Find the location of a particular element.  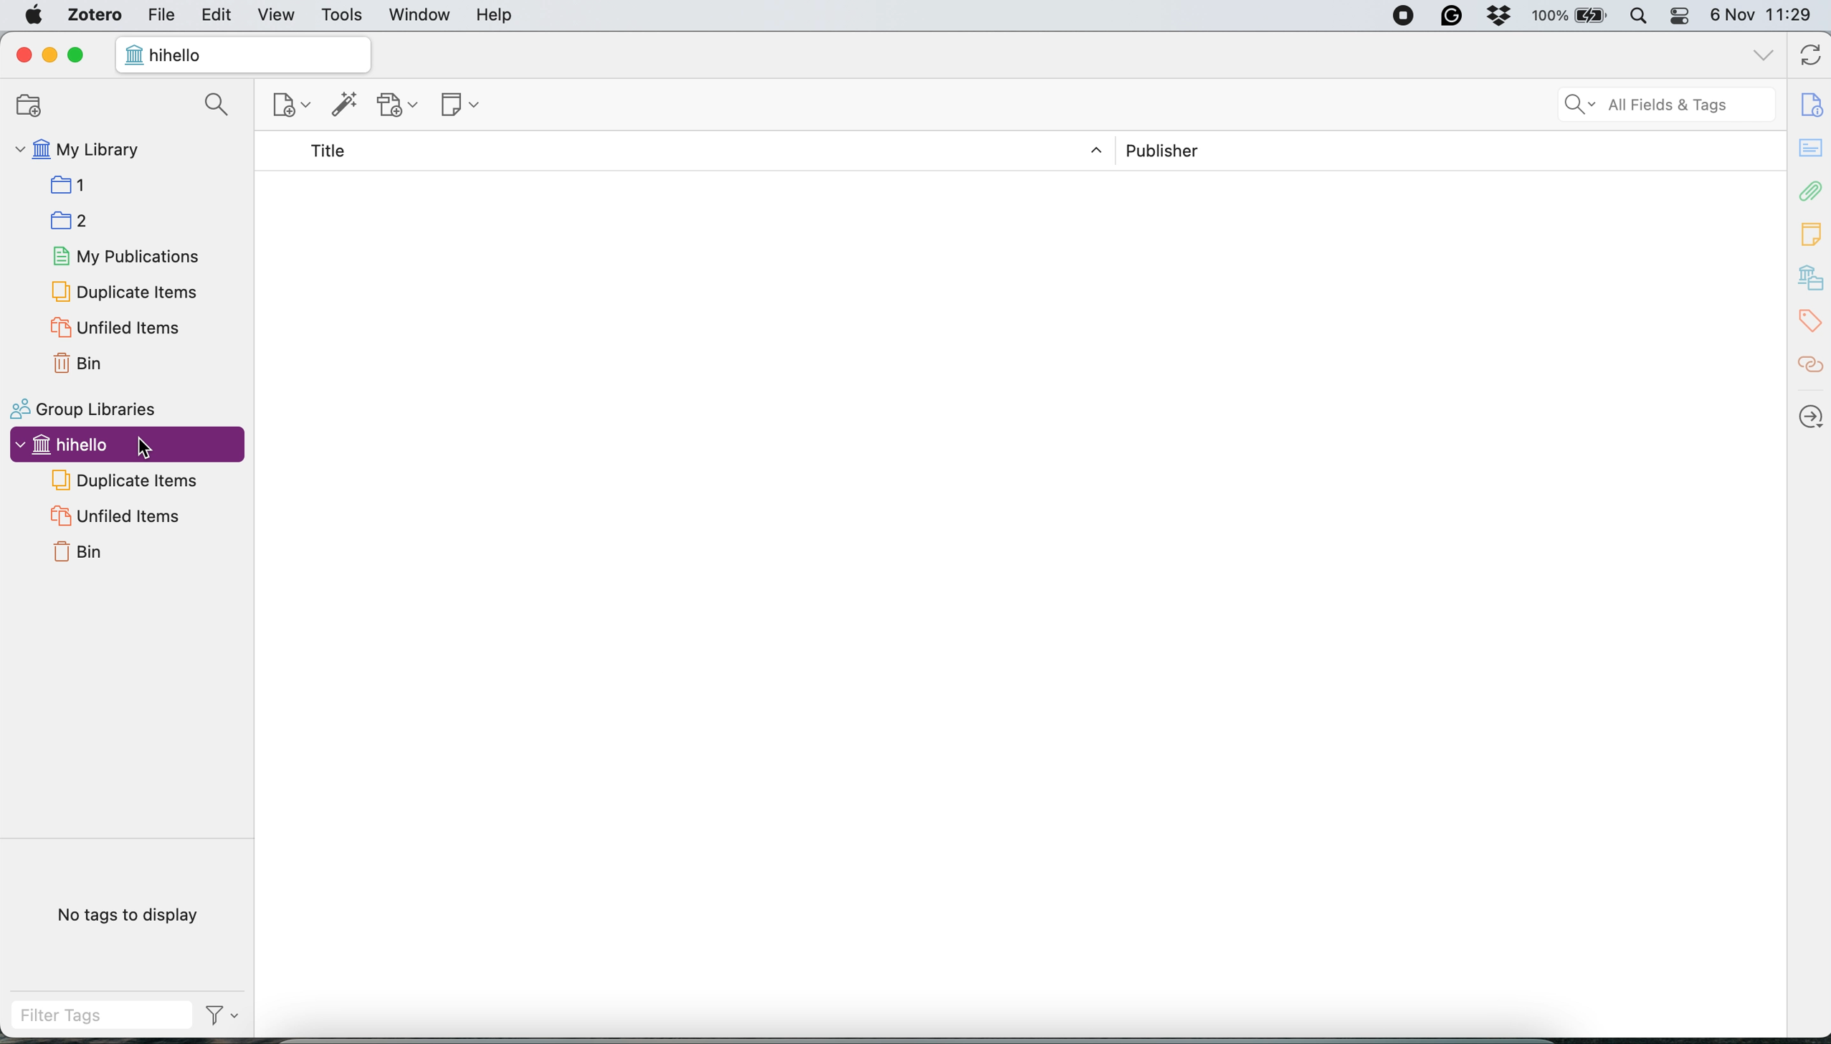

group libraries is located at coordinates (92, 407).